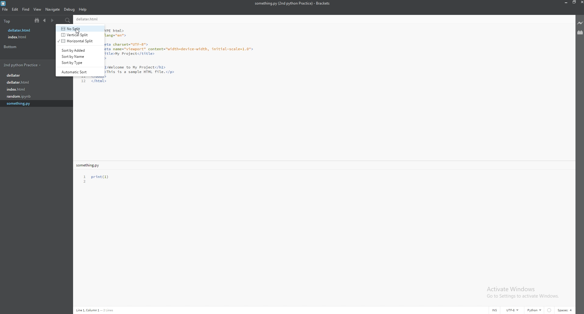  What do you see at coordinates (513, 310) in the screenshot?
I see `encoding` at bounding box center [513, 310].